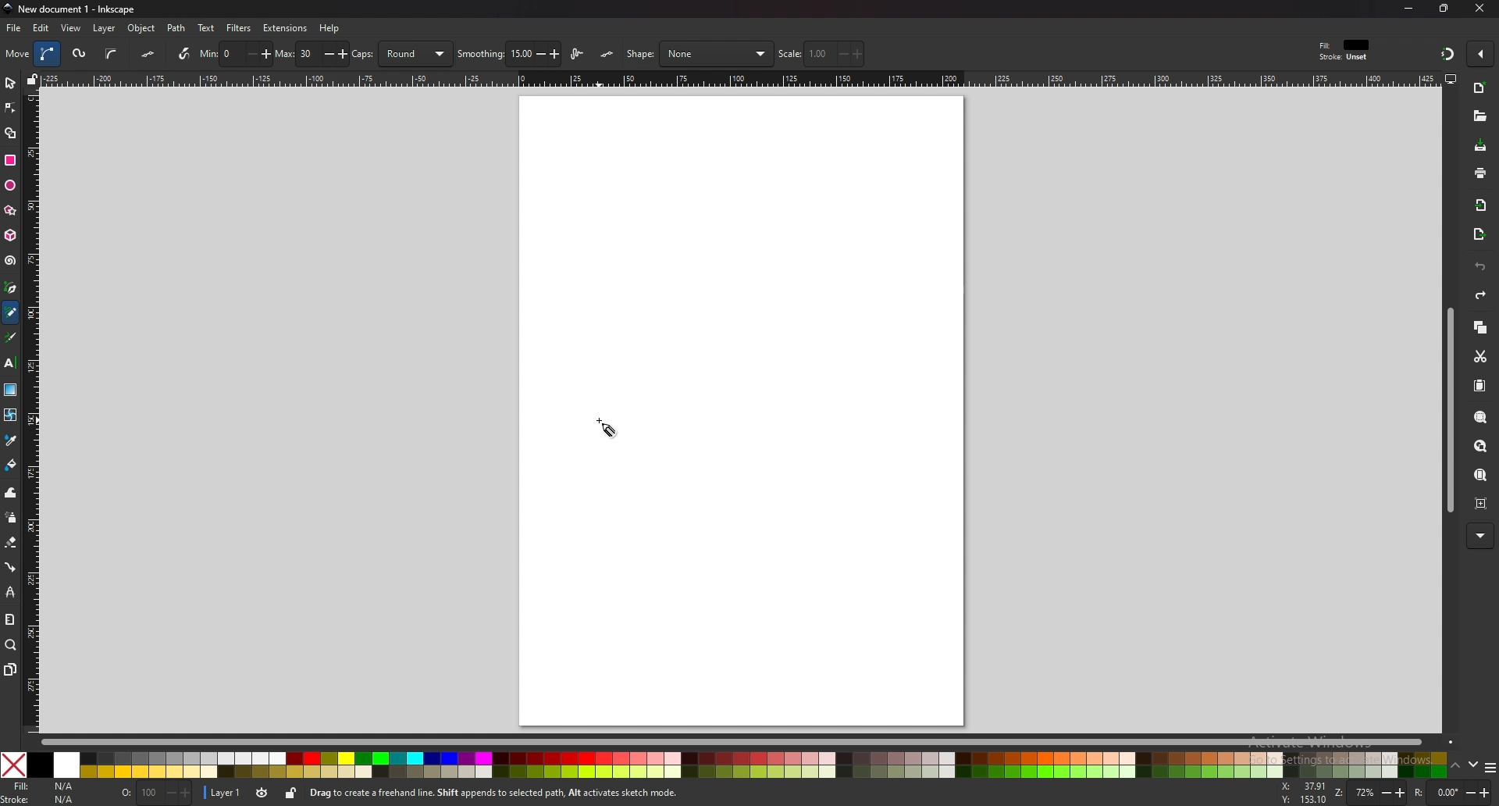  I want to click on object, so click(141, 28).